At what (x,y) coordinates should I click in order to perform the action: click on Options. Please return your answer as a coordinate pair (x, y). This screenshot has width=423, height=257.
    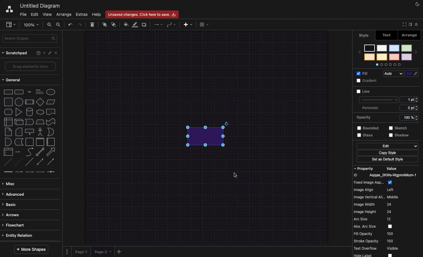
    Looking at the image, I should click on (67, 250).